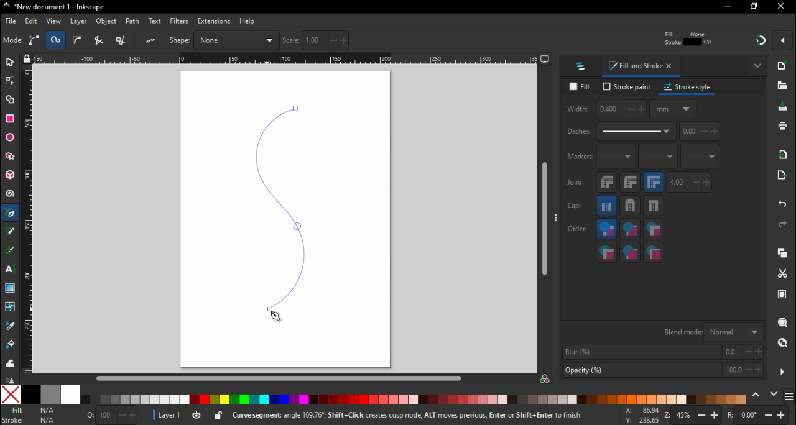  Describe the element at coordinates (701, 134) in the screenshot. I see `pattern offset` at that location.